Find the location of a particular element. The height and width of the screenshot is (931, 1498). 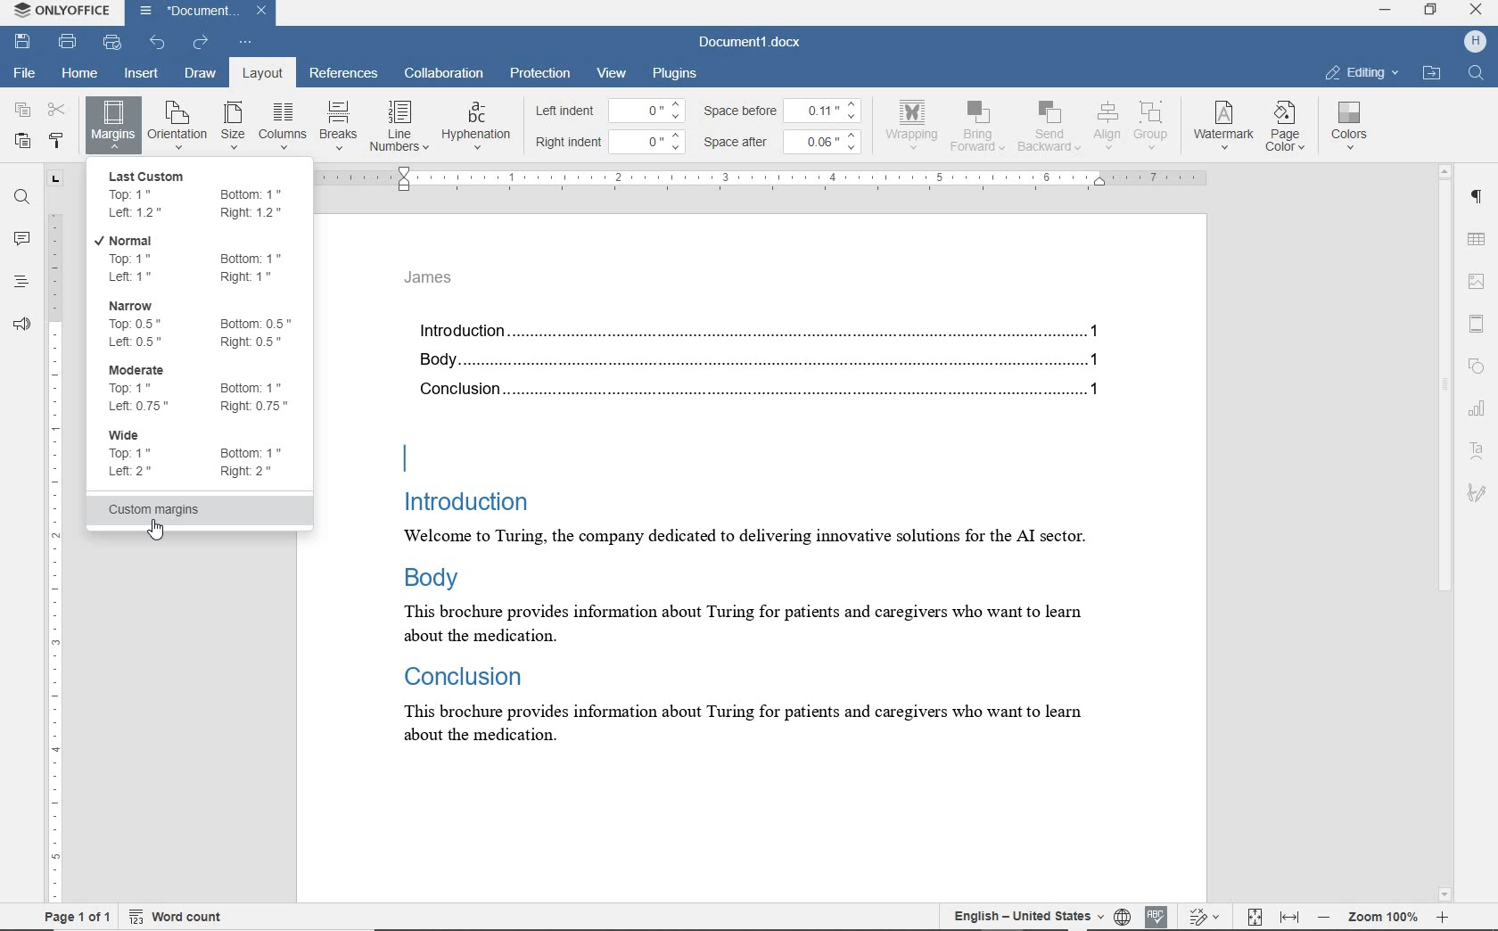

cut is located at coordinates (58, 109).